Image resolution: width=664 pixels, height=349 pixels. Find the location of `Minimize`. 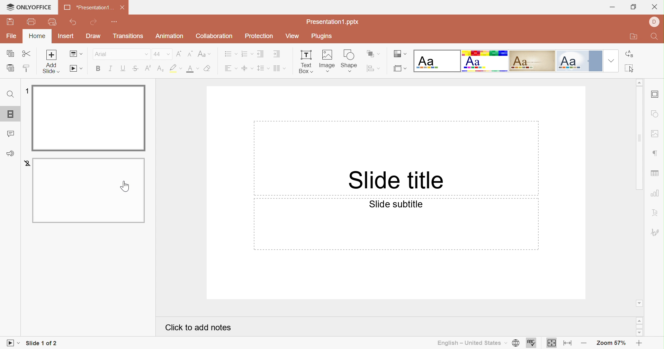

Minimize is located at coordinates (613, 7).